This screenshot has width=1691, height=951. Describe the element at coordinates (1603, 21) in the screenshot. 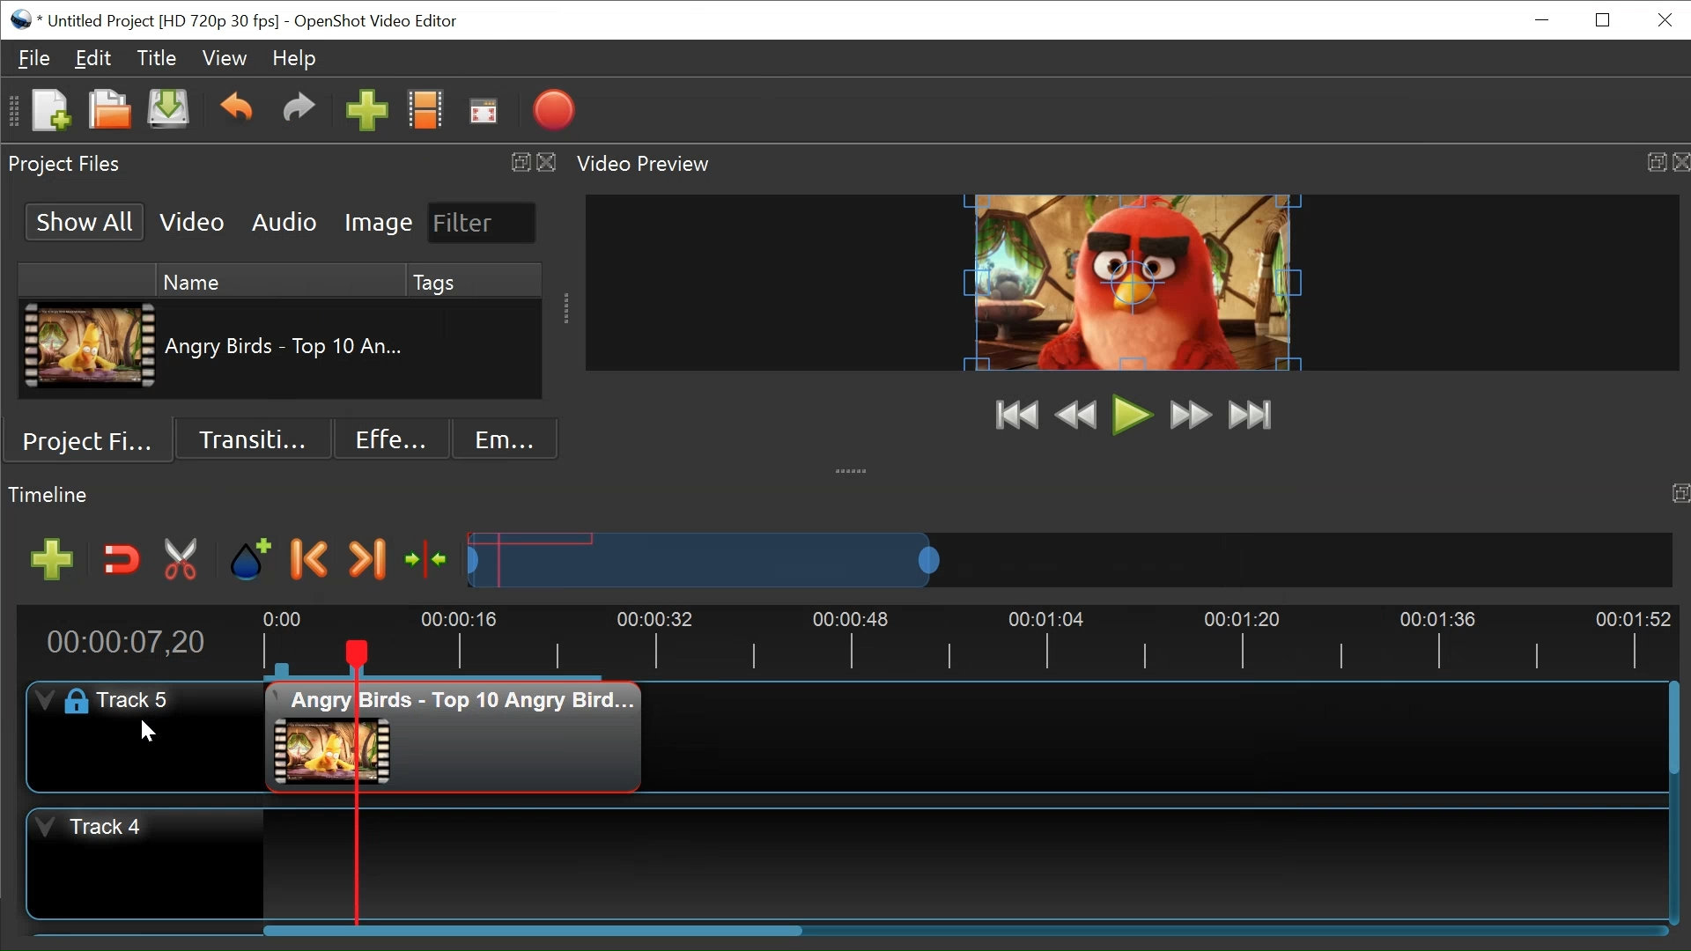

I see `Restore ` at that location.